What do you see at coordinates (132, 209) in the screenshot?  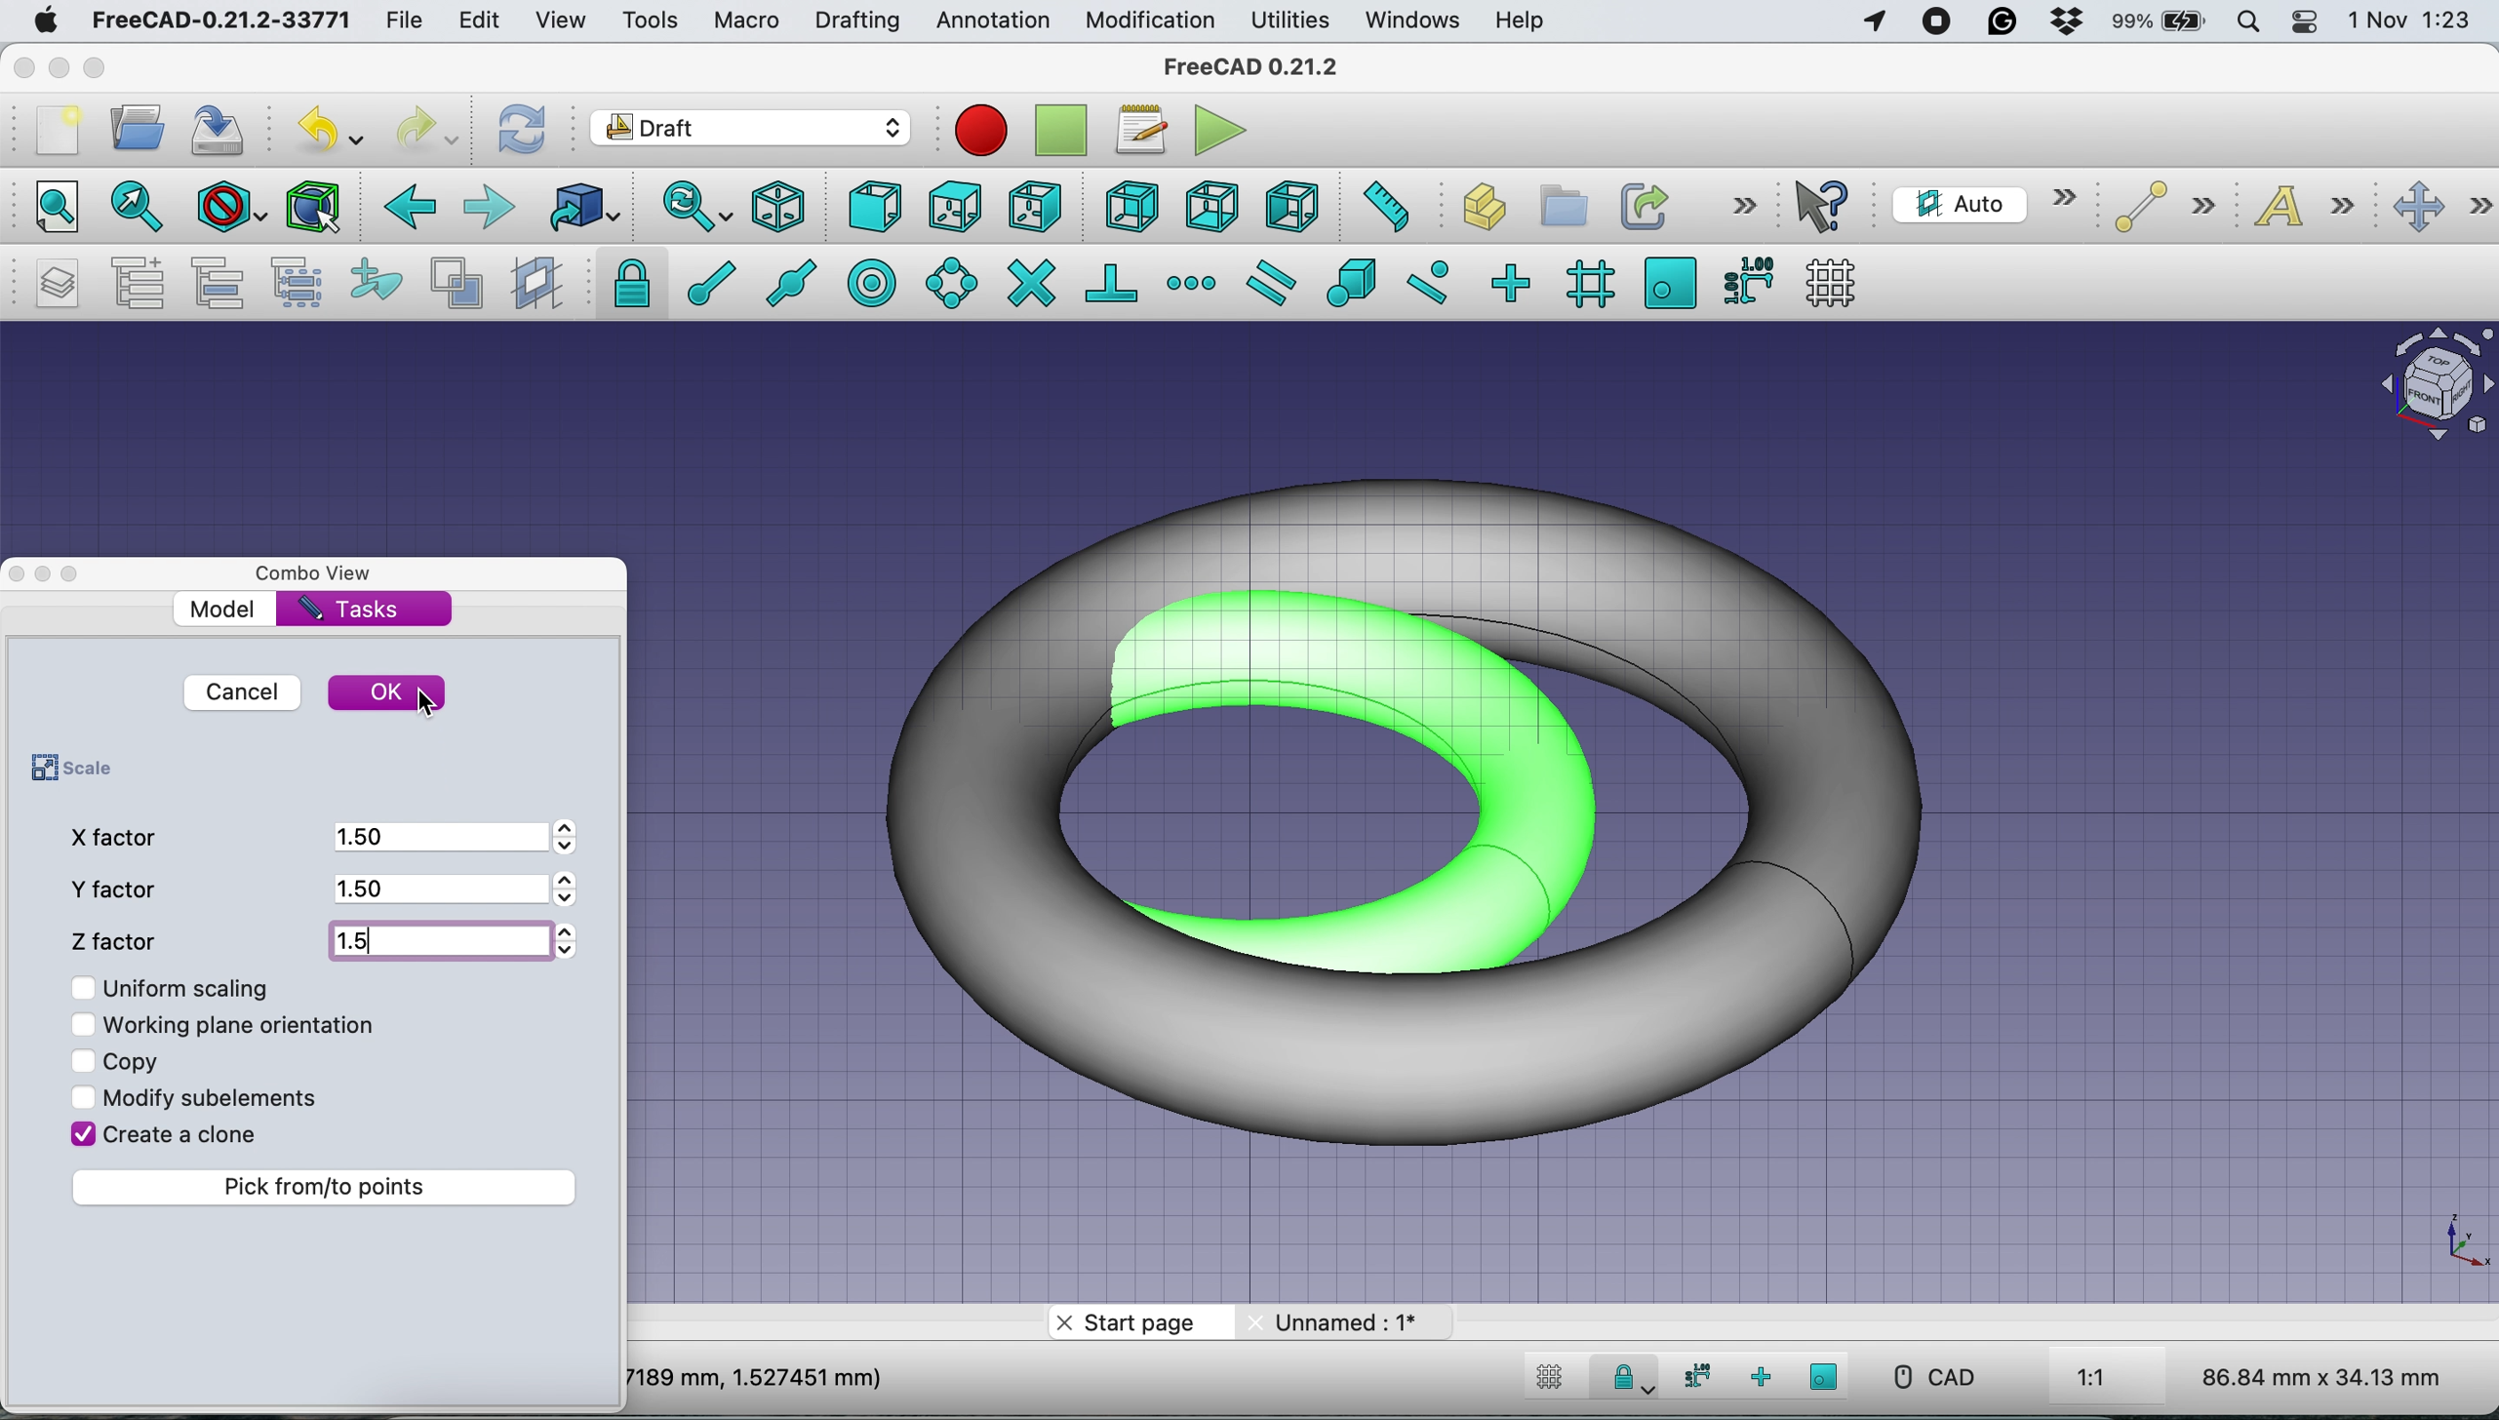 I see `fit all selection` at bounding box center [132, 209].